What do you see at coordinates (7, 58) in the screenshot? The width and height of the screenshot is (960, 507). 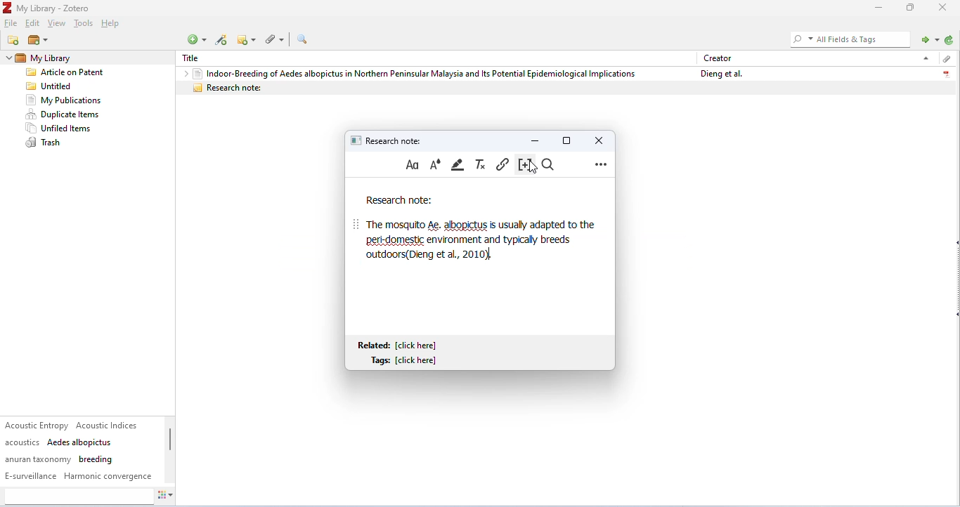 I see `drop down` at bounding box center [7, 58].